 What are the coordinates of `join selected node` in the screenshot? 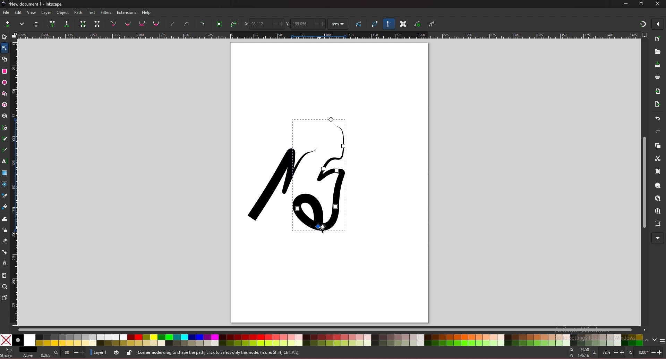 It's located at (52, 24).